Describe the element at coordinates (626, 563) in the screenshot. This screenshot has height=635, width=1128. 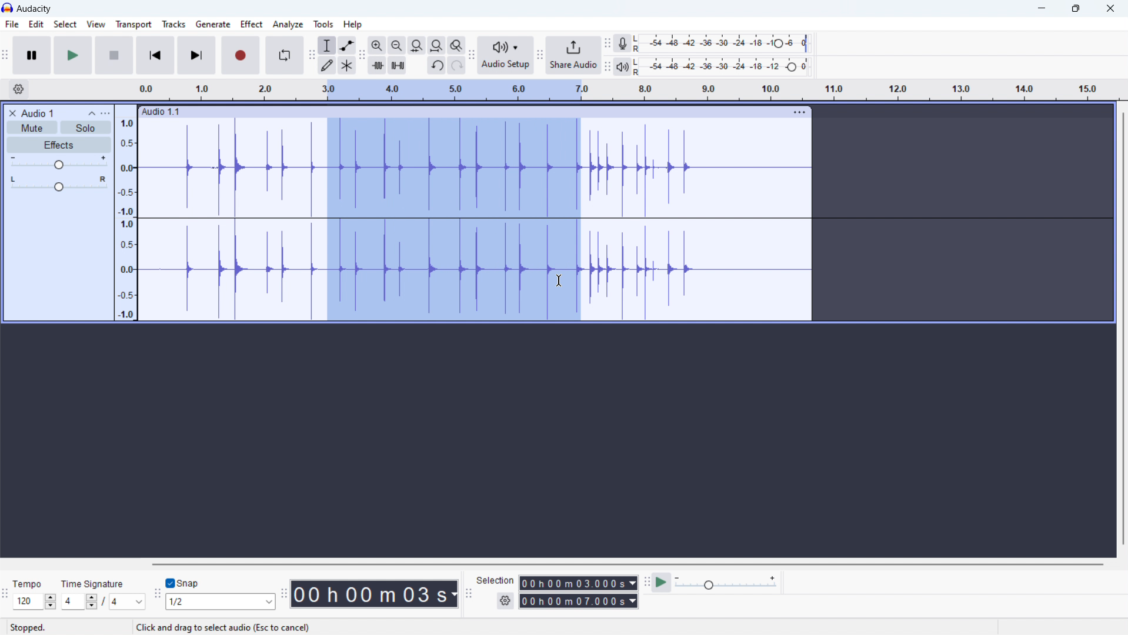
I see `horozontal scrollbar` at that location.